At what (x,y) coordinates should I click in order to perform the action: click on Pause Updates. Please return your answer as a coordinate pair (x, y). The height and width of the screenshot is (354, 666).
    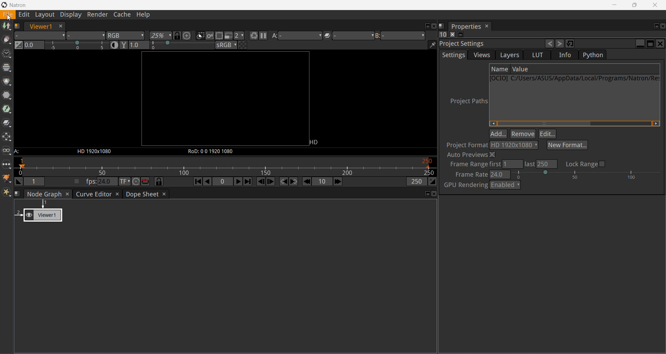
    Looking at the image, I should click on (263, 36).